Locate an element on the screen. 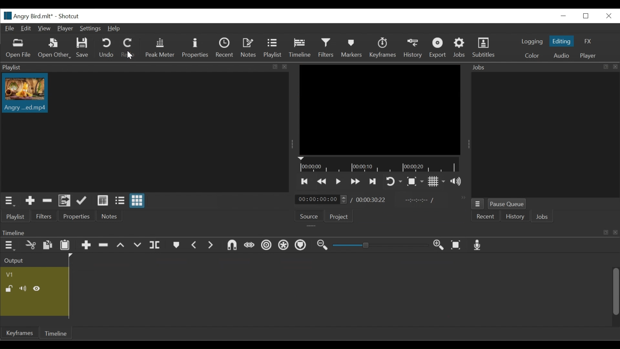  Properties is located at coordinates (75, 216).